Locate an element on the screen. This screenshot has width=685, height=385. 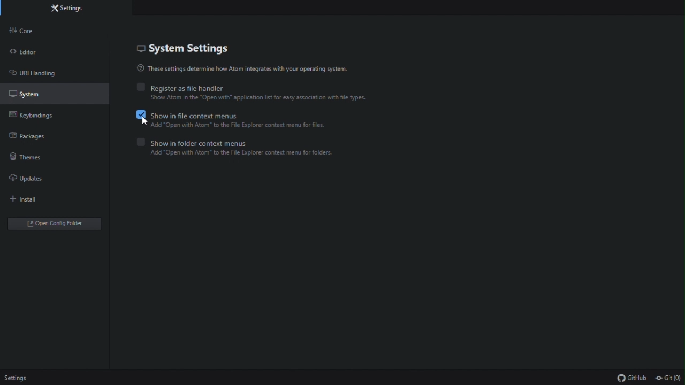
 These settings determine how Atom integrates with your operating system. is located at coordinates (243, 69).